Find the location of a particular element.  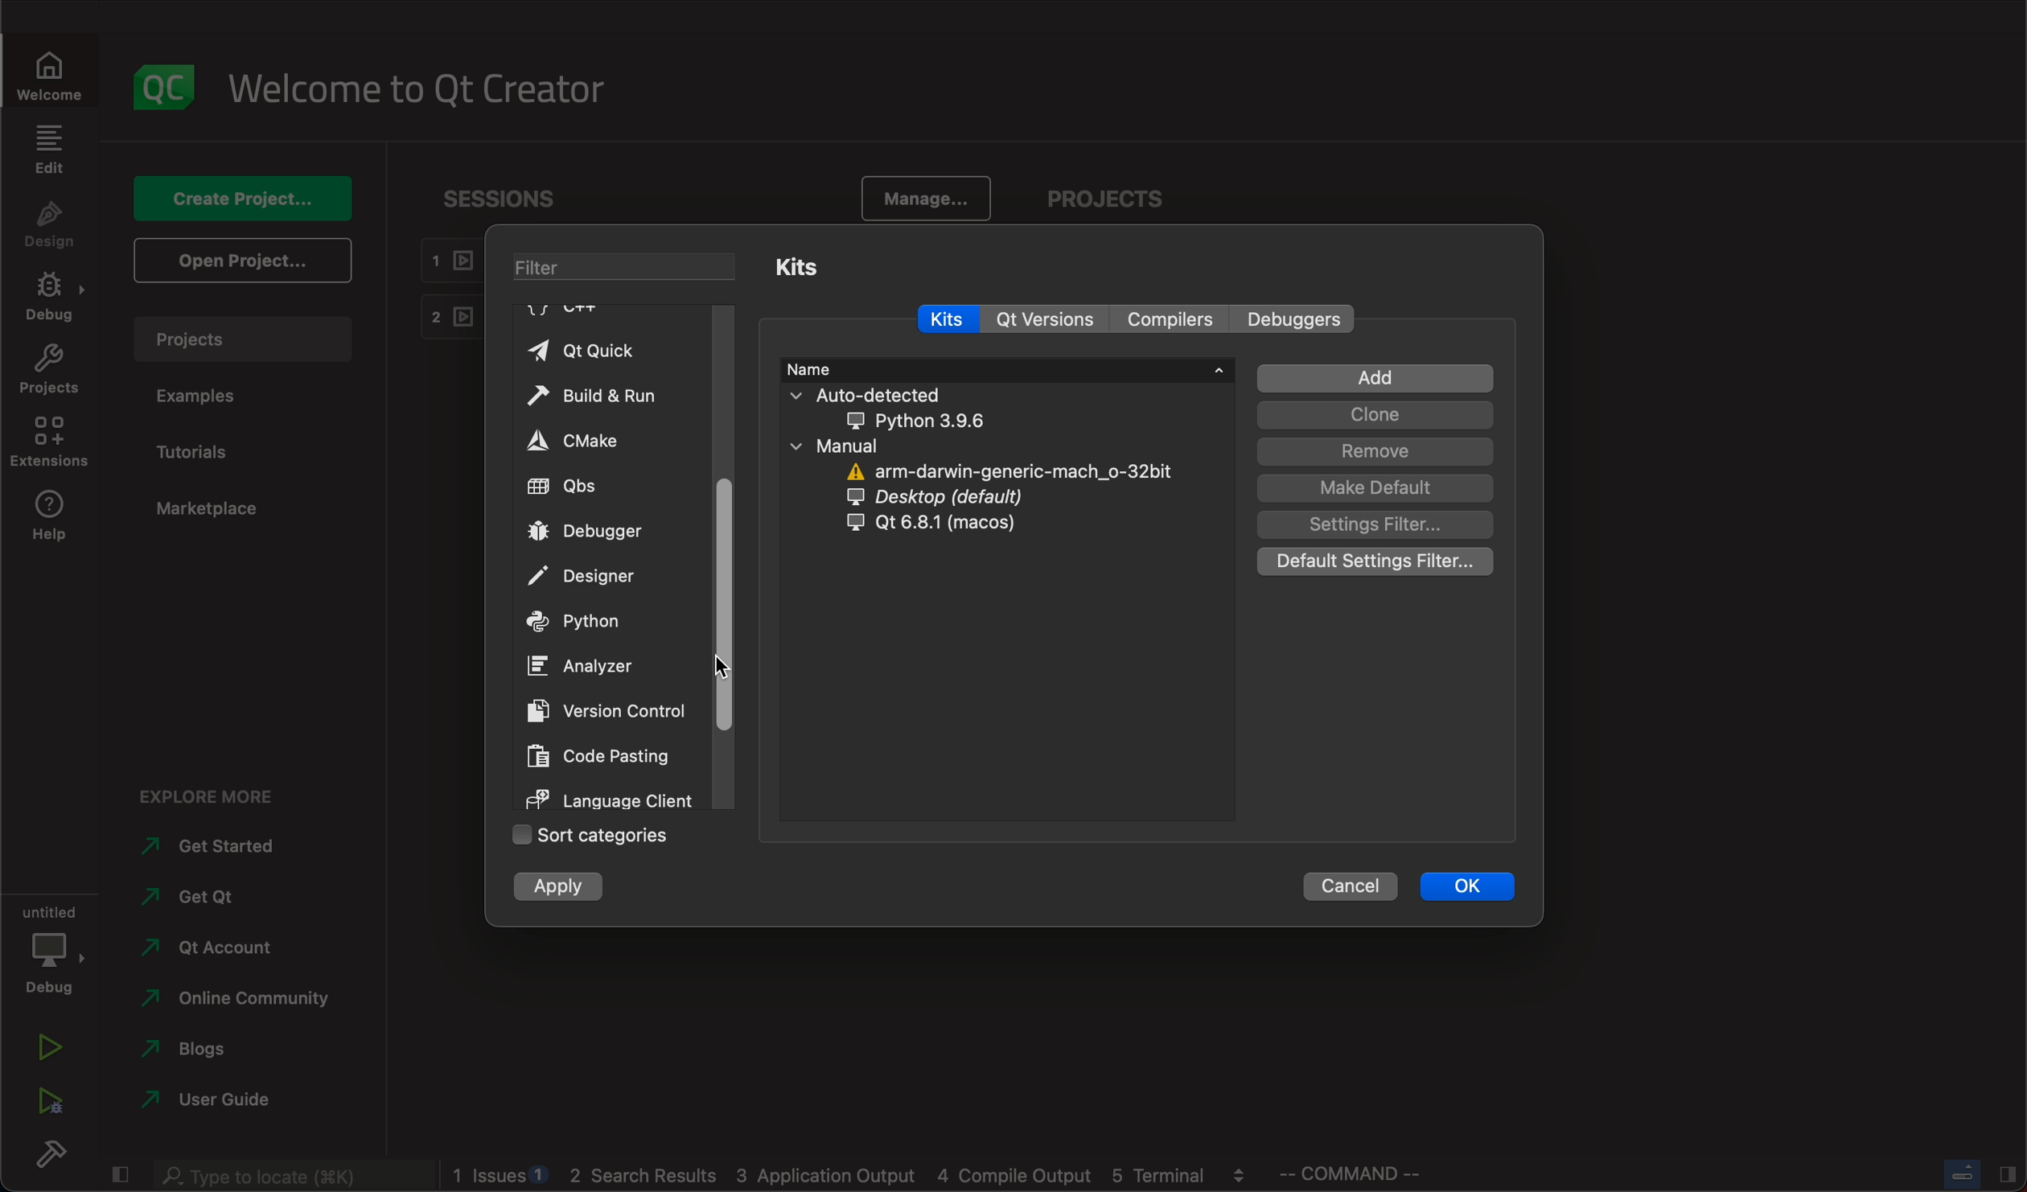

version is located at coordinates (1044, 319).